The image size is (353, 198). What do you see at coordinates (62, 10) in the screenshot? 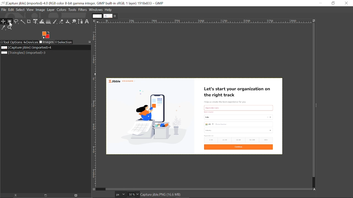
I see `Colors` at bounding box center [62, 10].